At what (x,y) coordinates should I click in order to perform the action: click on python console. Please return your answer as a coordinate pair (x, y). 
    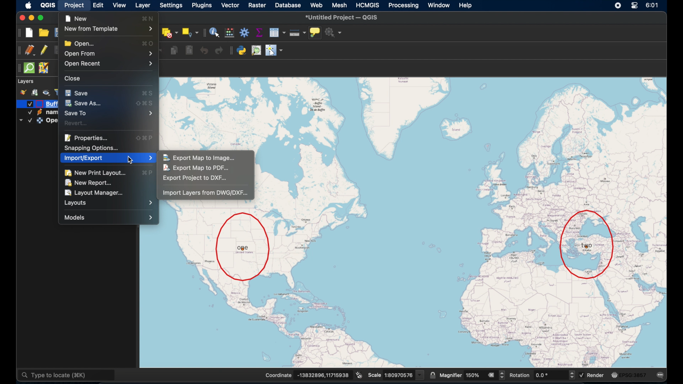
    Looking at the image, I should click on (242, 51).